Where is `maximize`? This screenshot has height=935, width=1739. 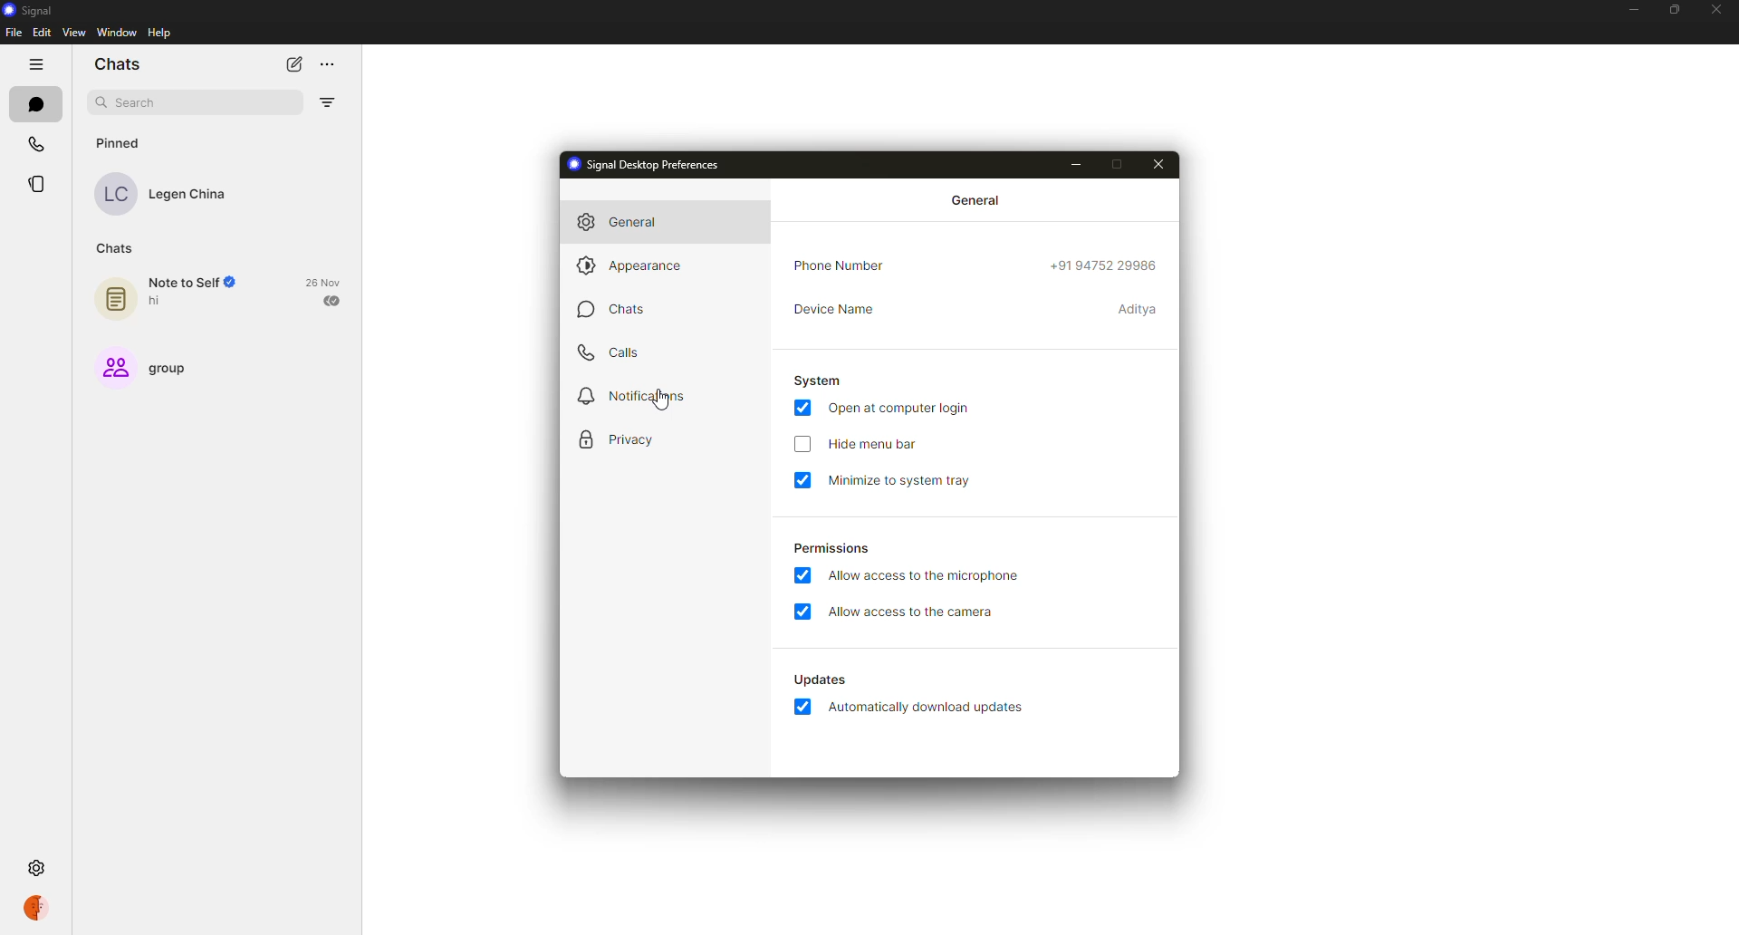 maximize is located at coordinates (1671, 10).